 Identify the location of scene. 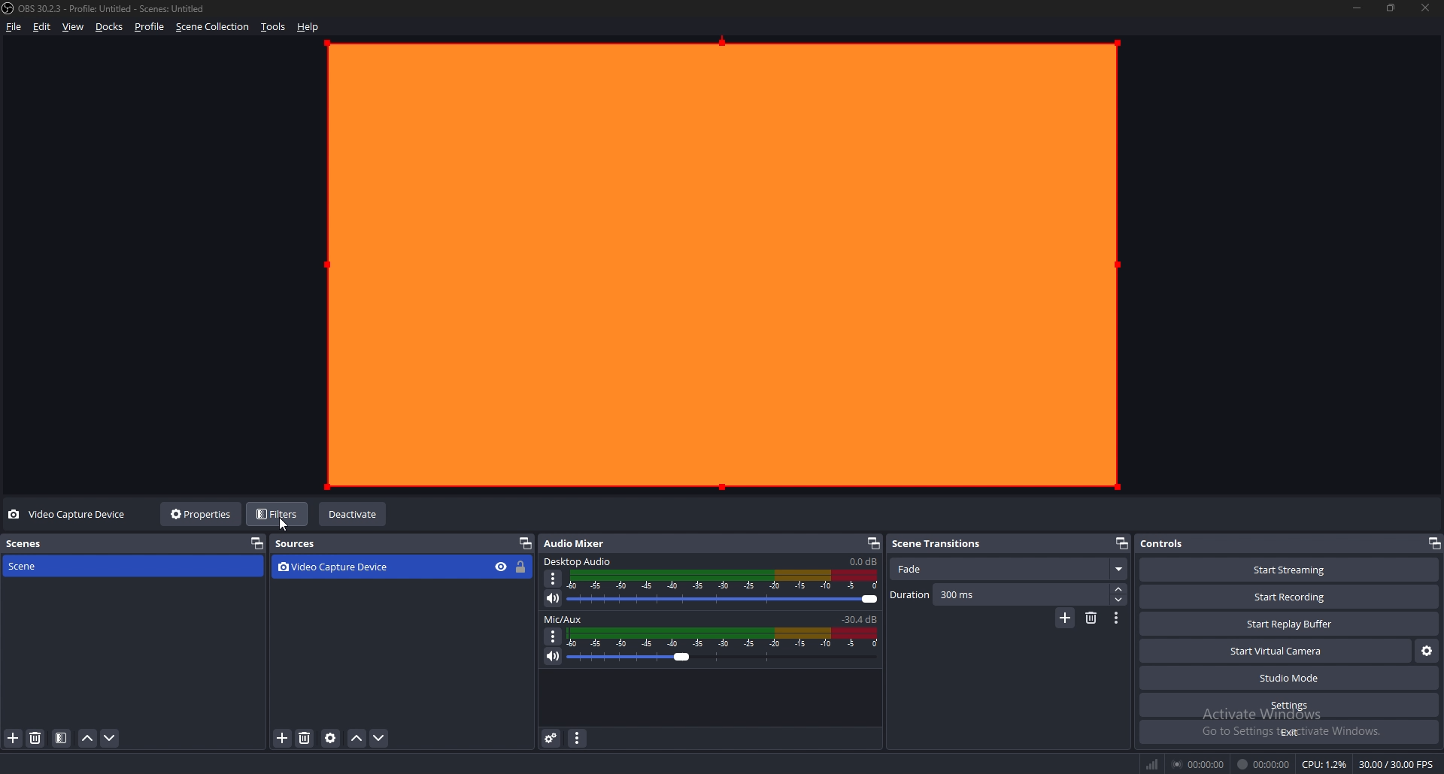
(70, 566).